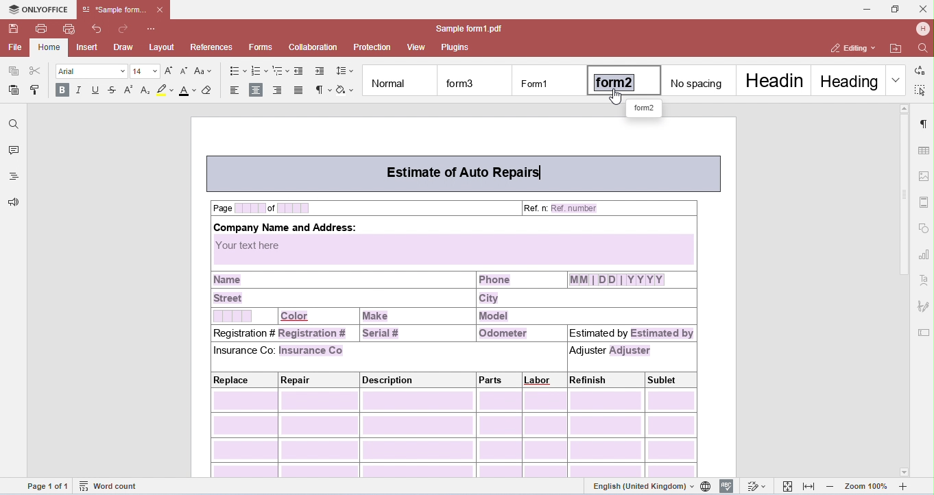 This screenshot has width=934, height=495. I want to click on table settings, so click(924, 150).